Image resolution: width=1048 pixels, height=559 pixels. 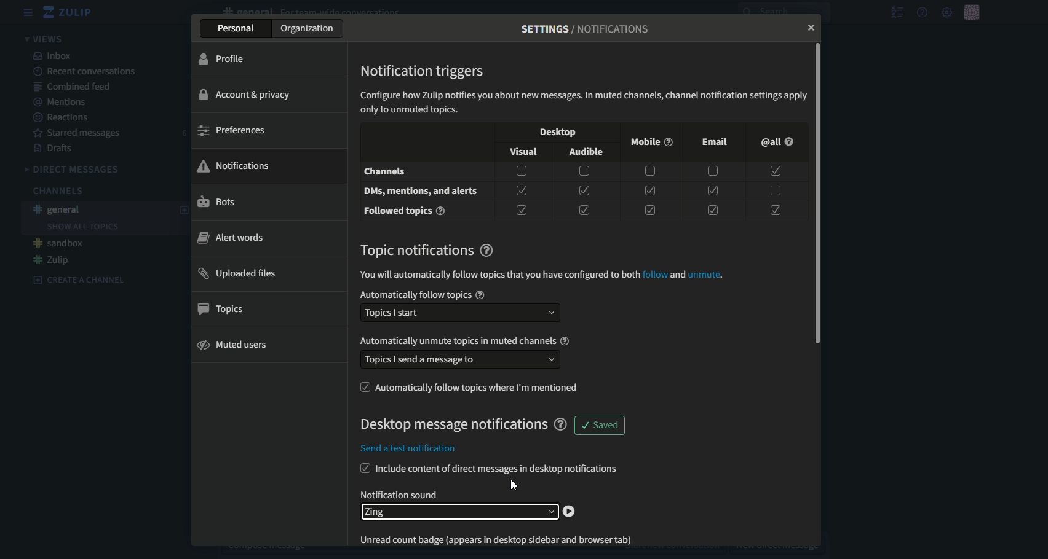 I want to click on text, so click(x=461, y=341).